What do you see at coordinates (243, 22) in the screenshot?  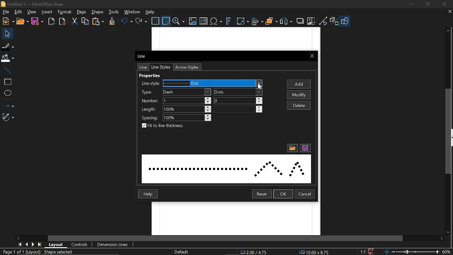 I see `Transformations` at bounding box center [243, 22].